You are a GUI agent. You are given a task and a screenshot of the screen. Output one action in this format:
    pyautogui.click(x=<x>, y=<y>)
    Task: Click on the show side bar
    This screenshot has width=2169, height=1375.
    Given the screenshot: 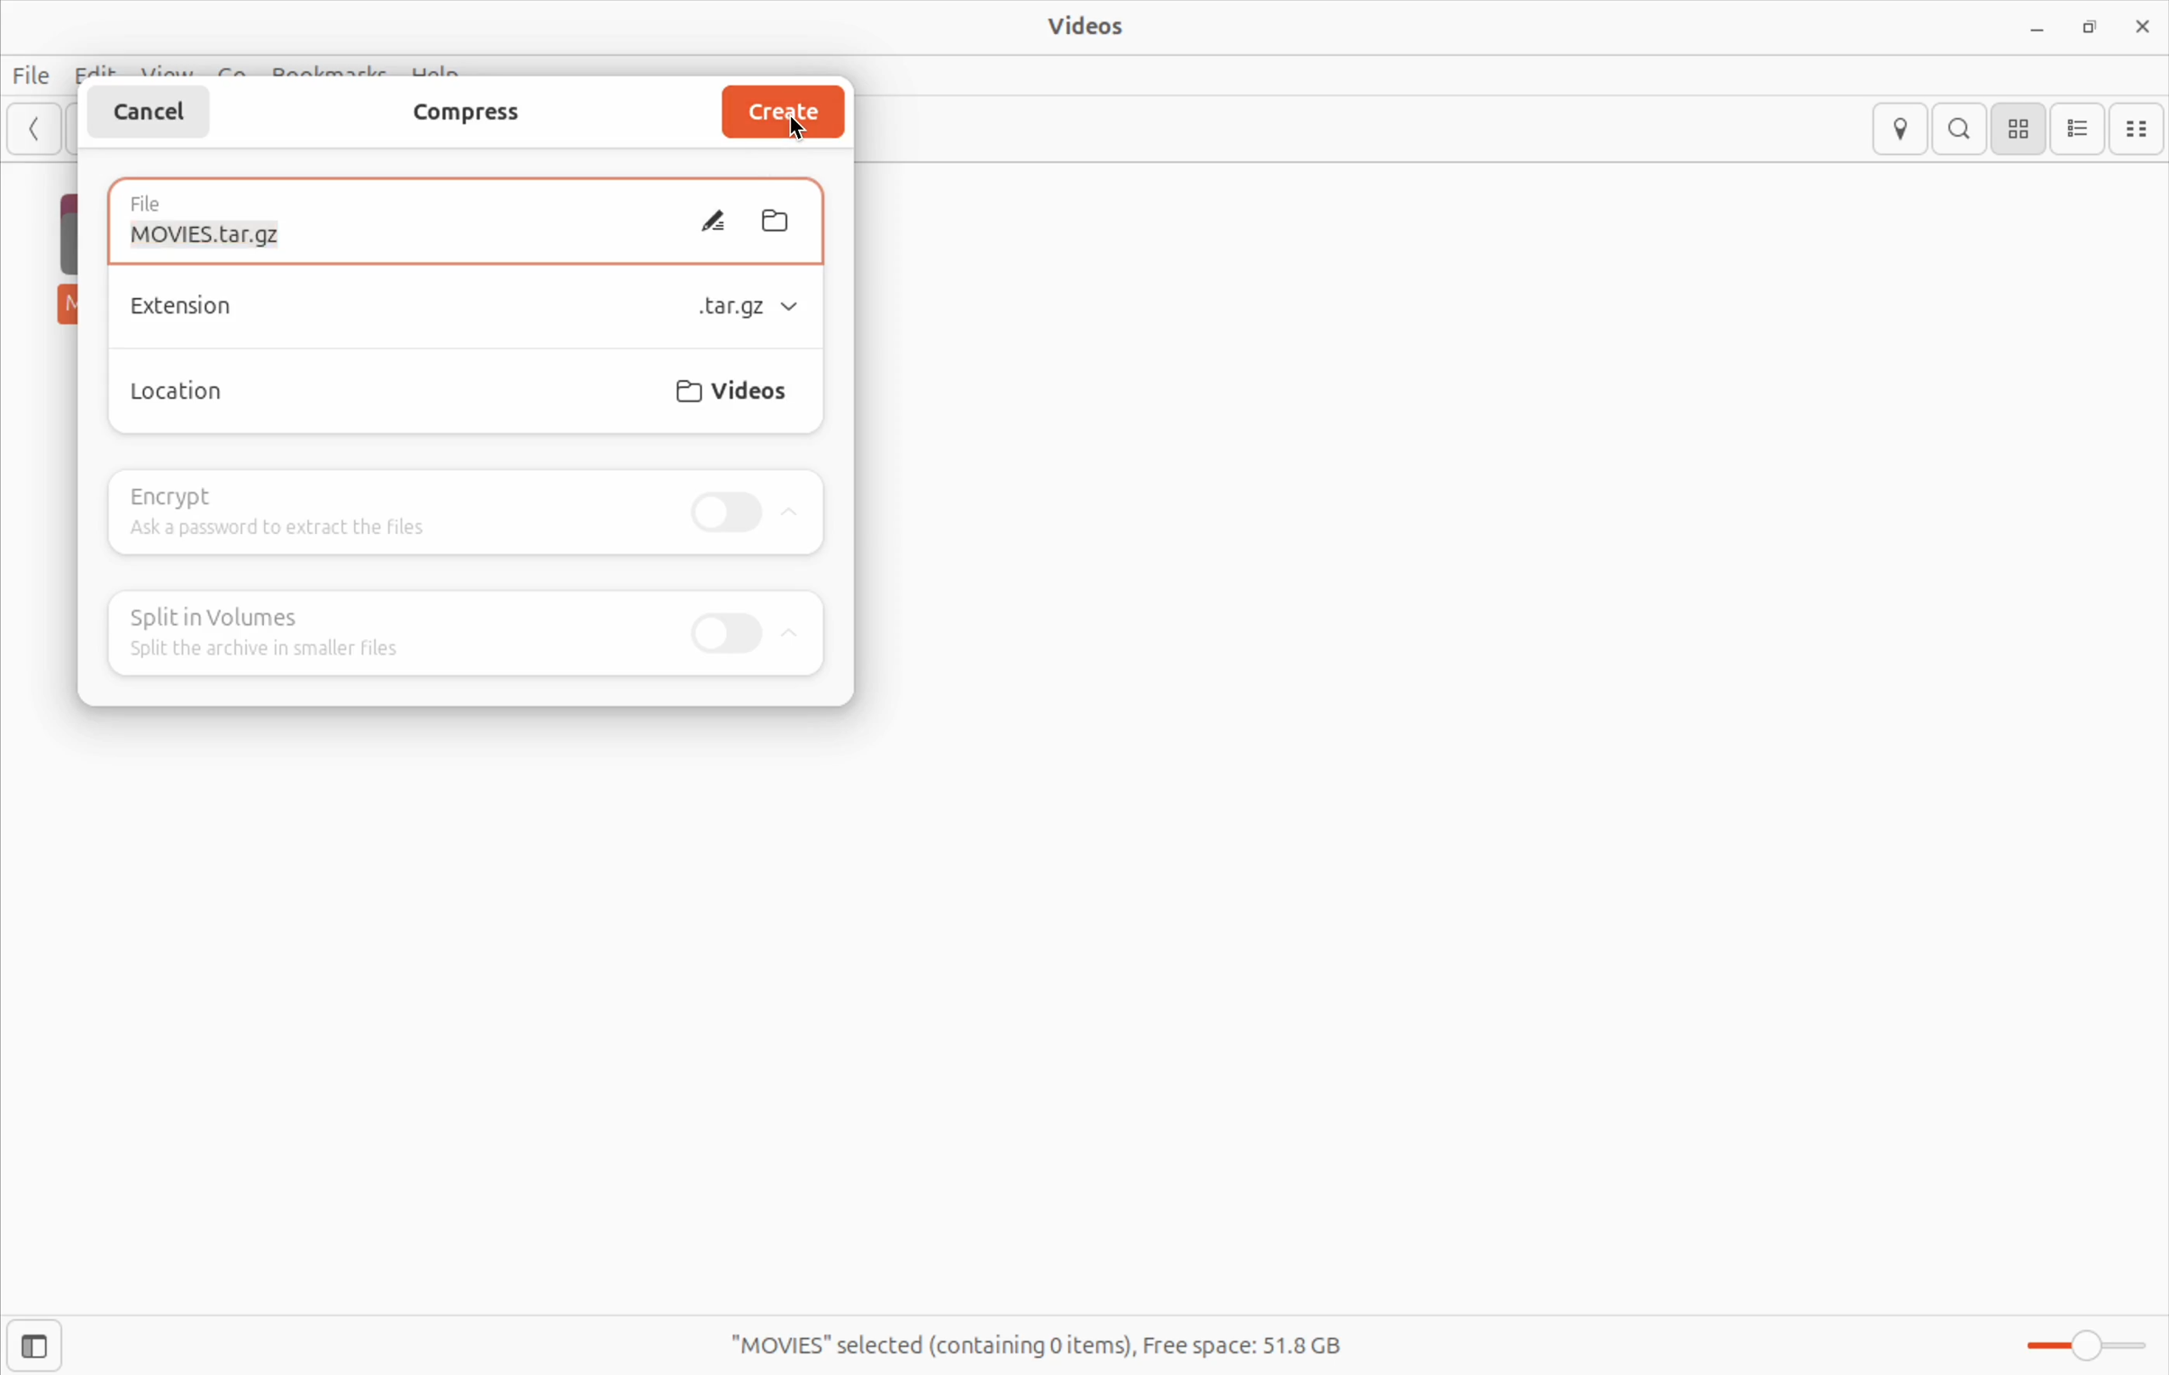 What is the action you would take?
    pyautogui.click(x=35, y=1347)
    